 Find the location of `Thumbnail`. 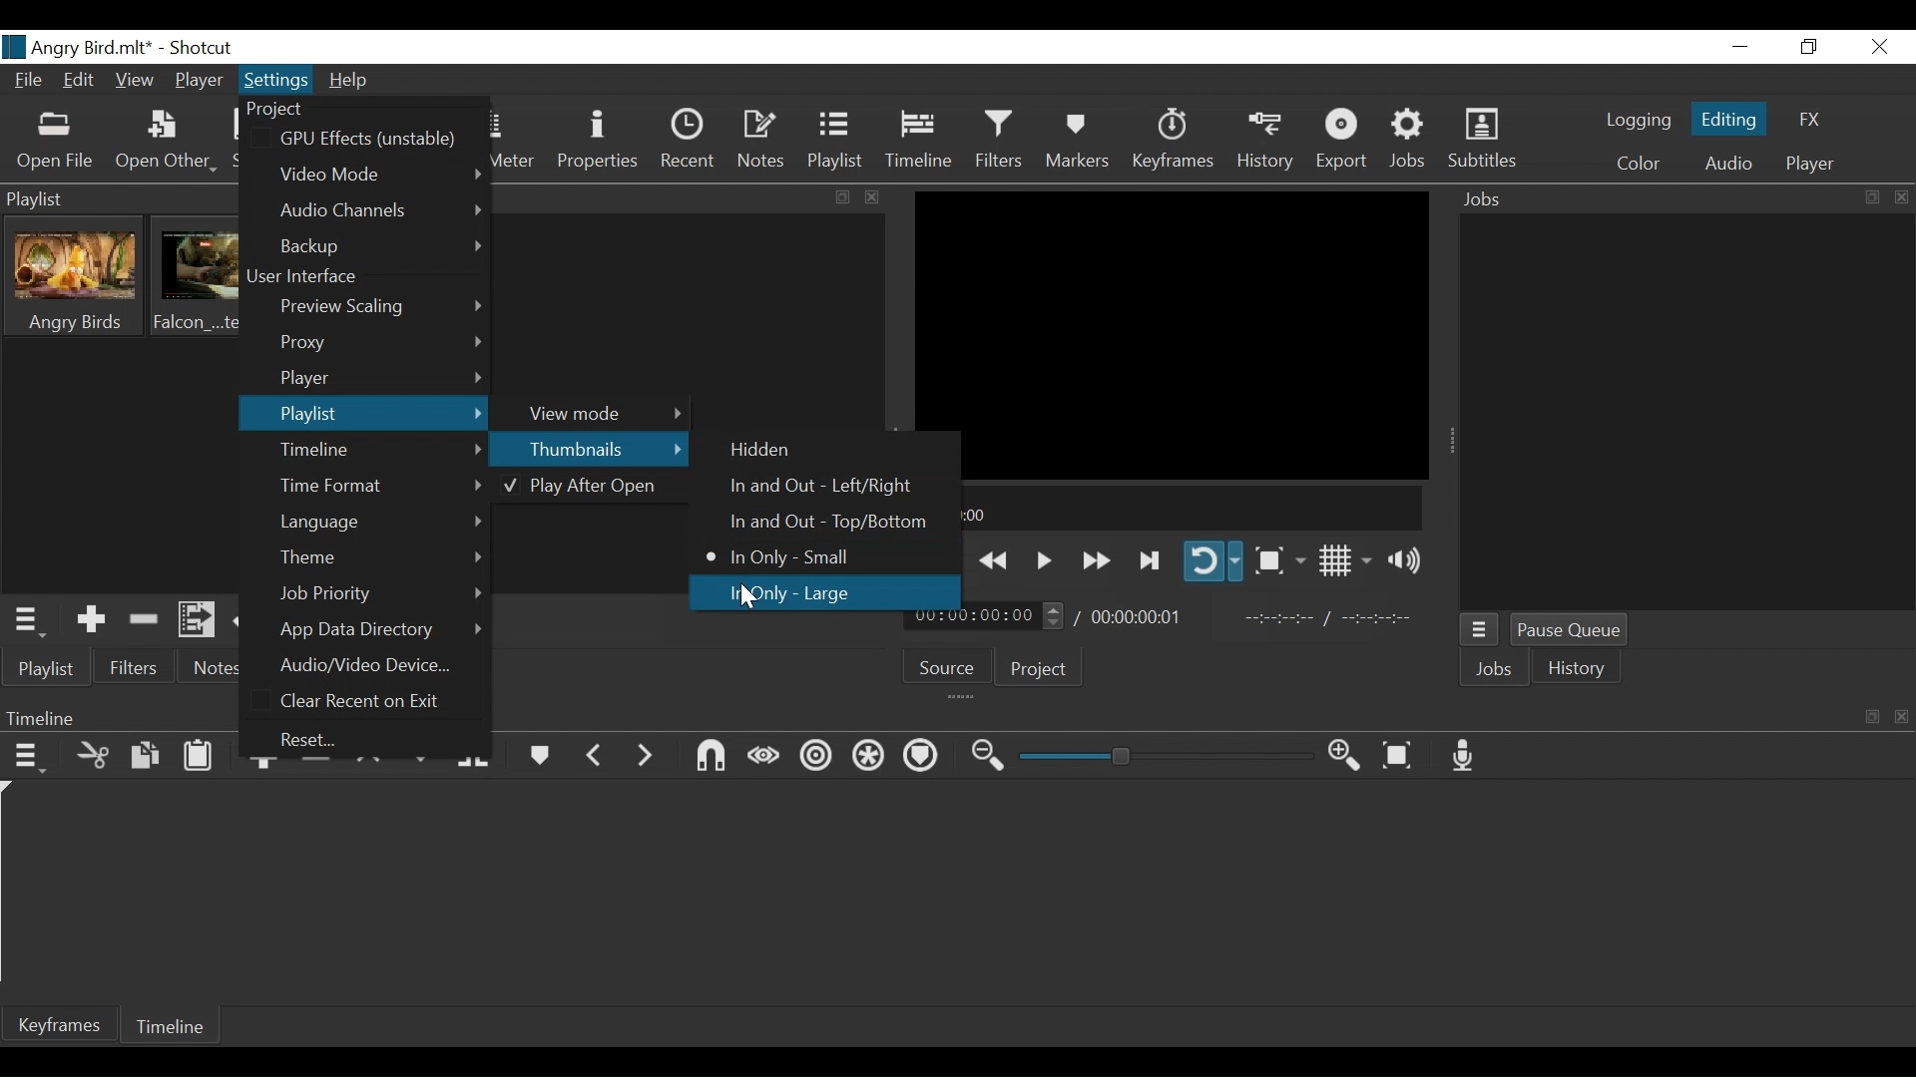

Thumbnail is located at coordinates (589, 448).